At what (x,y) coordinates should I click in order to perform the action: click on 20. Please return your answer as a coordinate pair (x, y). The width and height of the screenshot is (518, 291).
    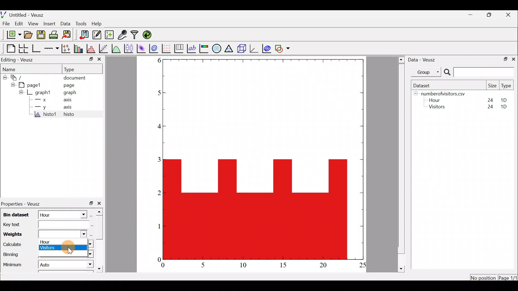
    Looking at the image, I should click on (324, 266).